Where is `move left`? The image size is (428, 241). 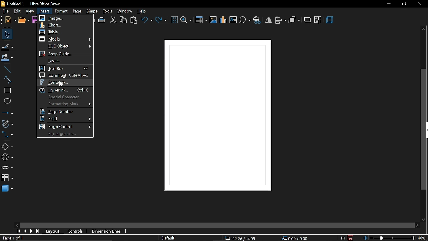
move left is located at coordinates (17, 225).